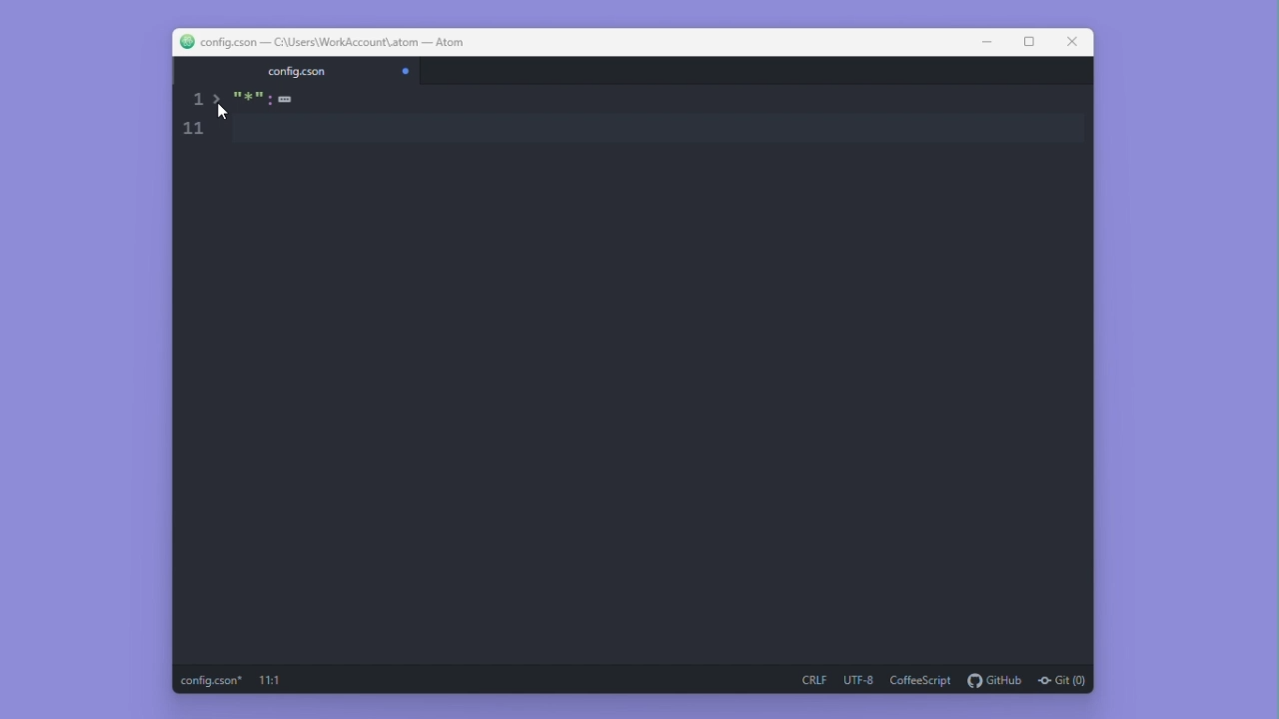 This screenshot has height=719, width=1279. Describe the element at coordinates (295, 71) in the screenshot. I see `config.cson` at that location.